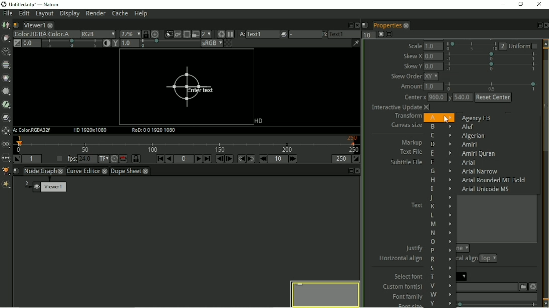  What do you see at coordinates (358, 171) in the screenshot?
I see `Close` at bounding box center [358, 171].